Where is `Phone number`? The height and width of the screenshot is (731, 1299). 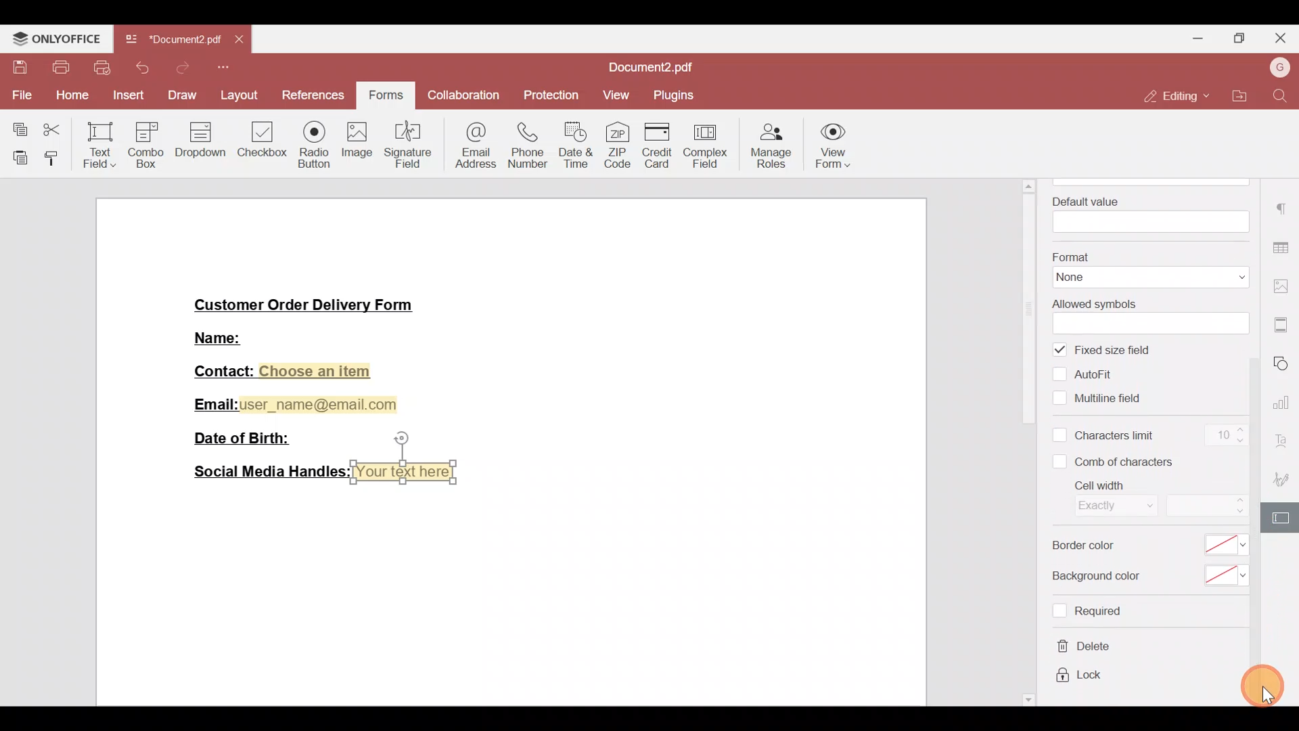 Phone number is located at coordinates (523, 146).